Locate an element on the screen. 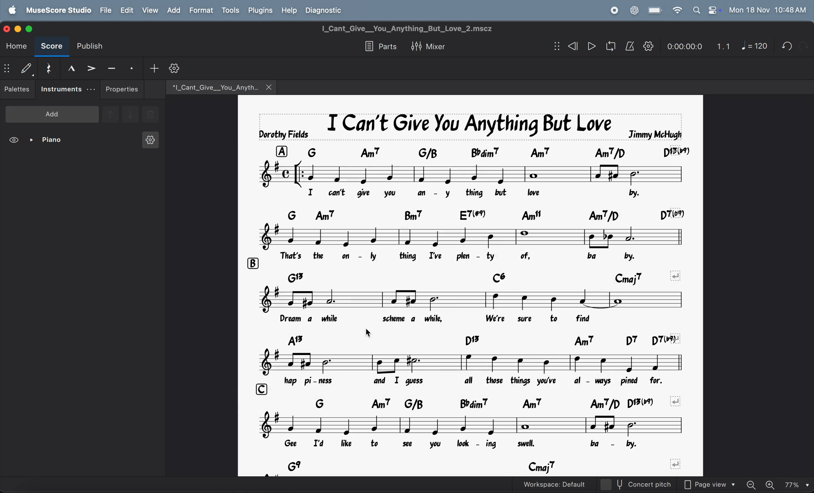  delete is located at coordinates (151, 115).